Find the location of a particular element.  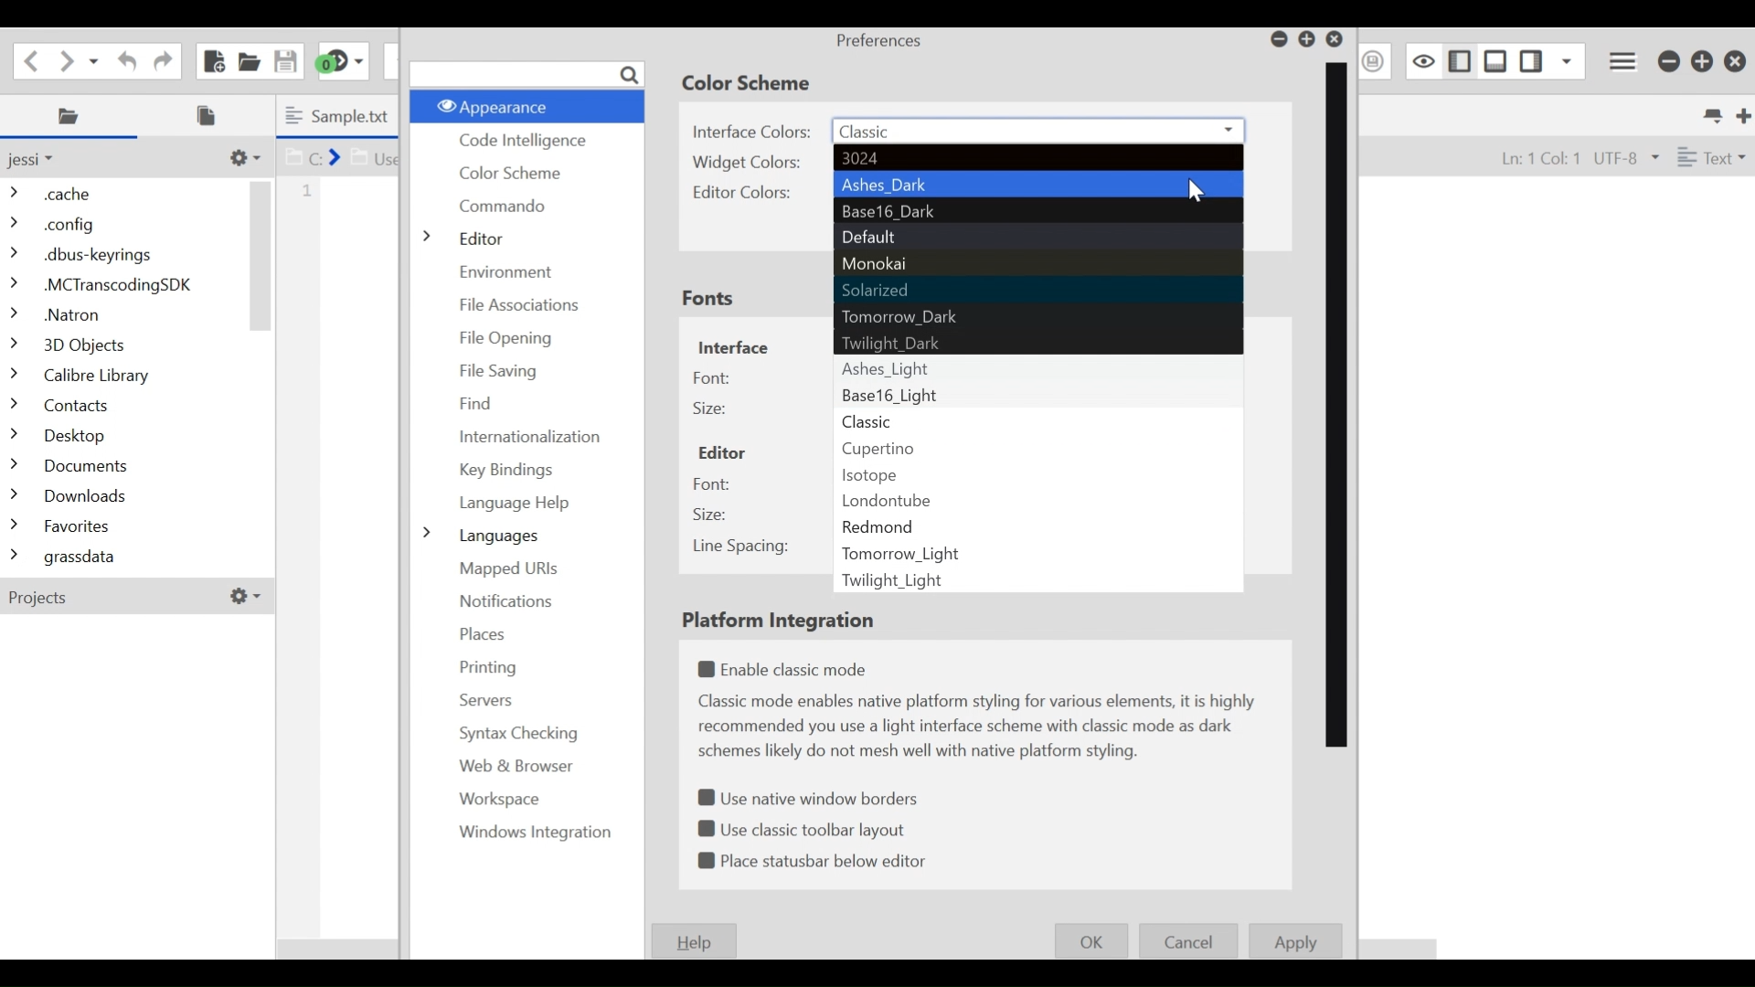

Current Tab is located at coordinates (341, 115).